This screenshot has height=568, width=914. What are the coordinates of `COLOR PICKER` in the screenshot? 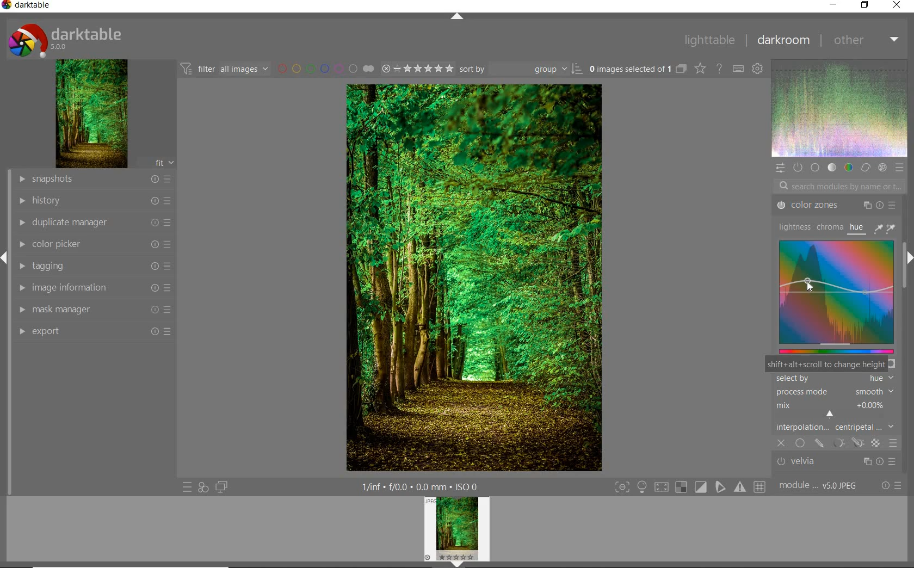 It's located at (92, 244).